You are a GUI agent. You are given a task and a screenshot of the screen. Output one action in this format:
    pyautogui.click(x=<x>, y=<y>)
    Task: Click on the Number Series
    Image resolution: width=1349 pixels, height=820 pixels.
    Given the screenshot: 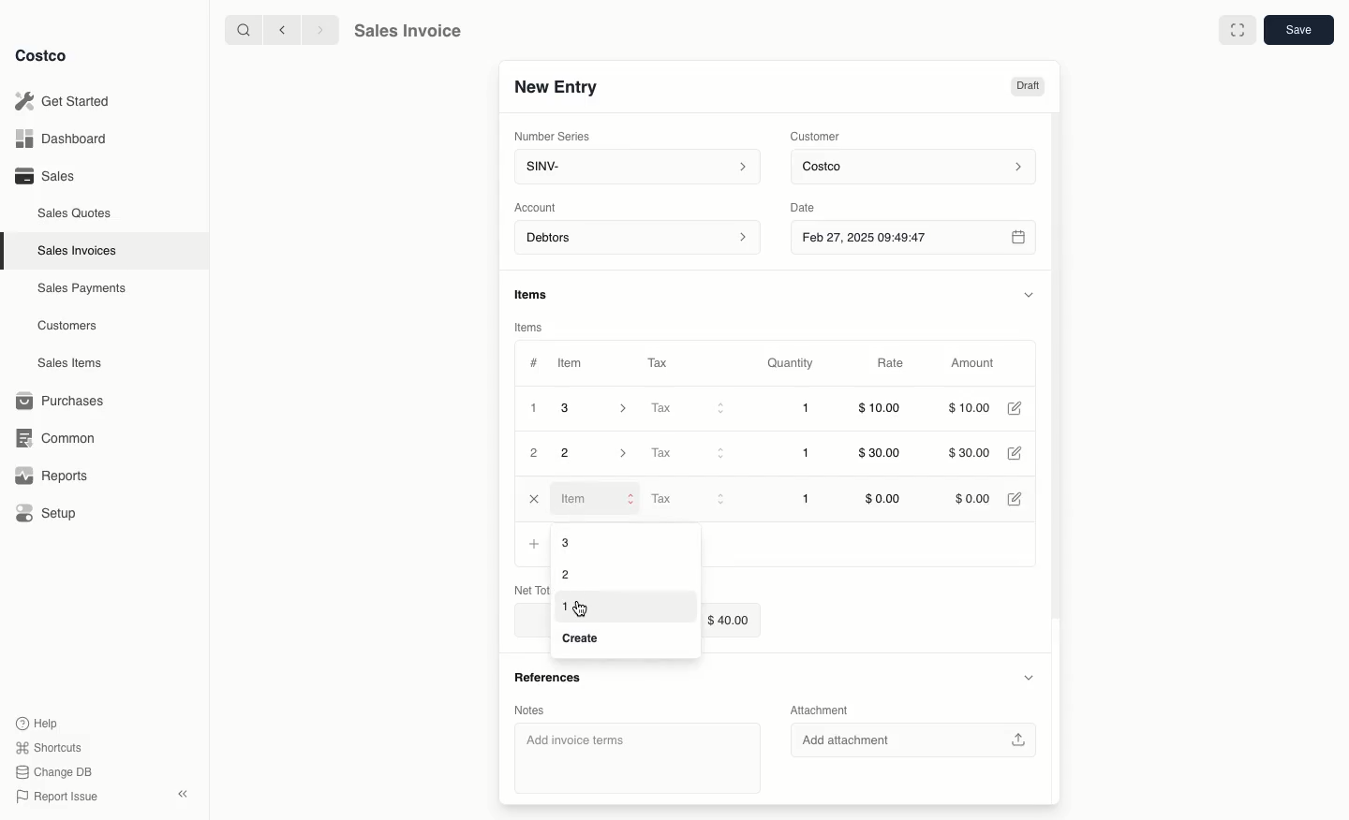 What is the action you would take?
    pyautogui.click(x=554, y=135)
    